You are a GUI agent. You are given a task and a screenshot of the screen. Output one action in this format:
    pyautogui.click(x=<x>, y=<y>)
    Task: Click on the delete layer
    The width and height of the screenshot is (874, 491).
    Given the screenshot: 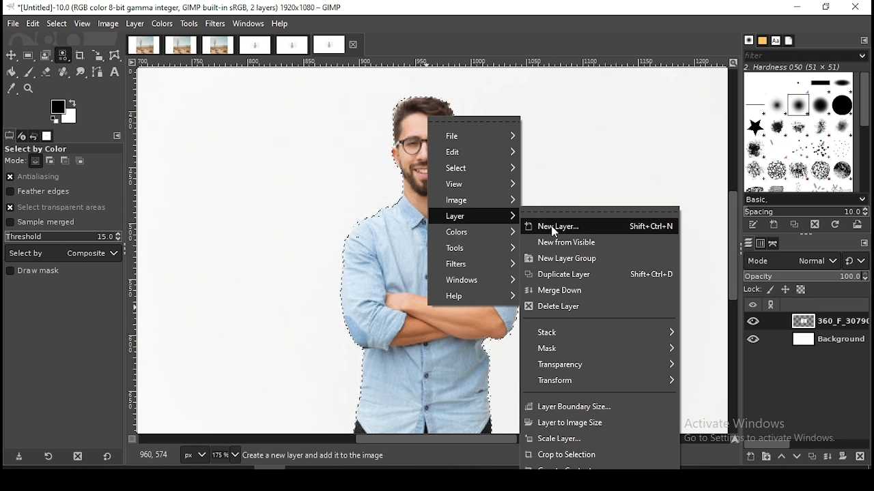 What is the action you would take?
    pyautogui.click(x=862, y=458)
    